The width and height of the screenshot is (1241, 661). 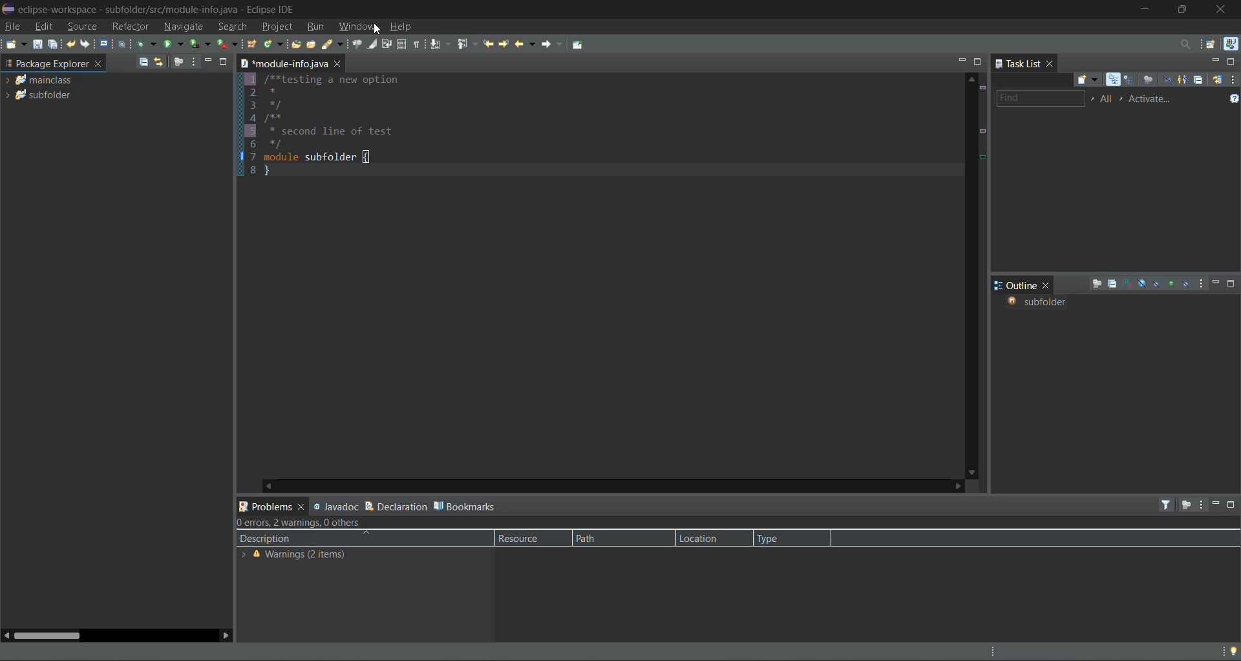 I want to click on close, so click(x=341, y=63).